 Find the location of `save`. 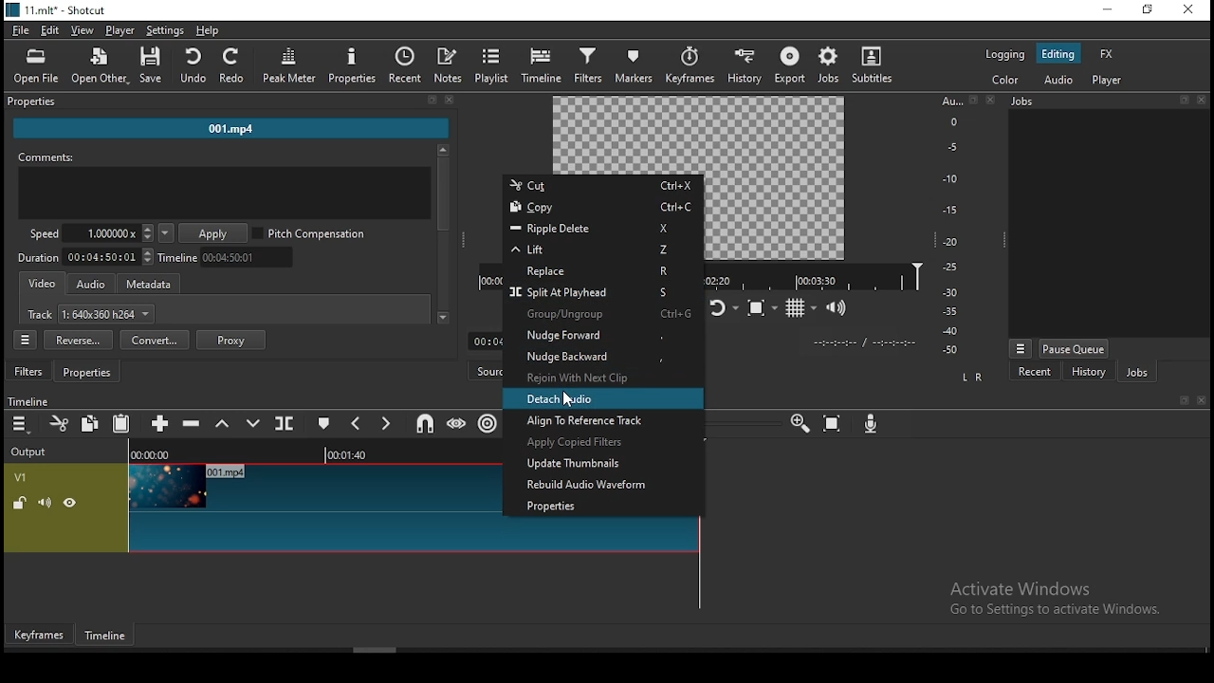

save is located at coordinates (155, 65).